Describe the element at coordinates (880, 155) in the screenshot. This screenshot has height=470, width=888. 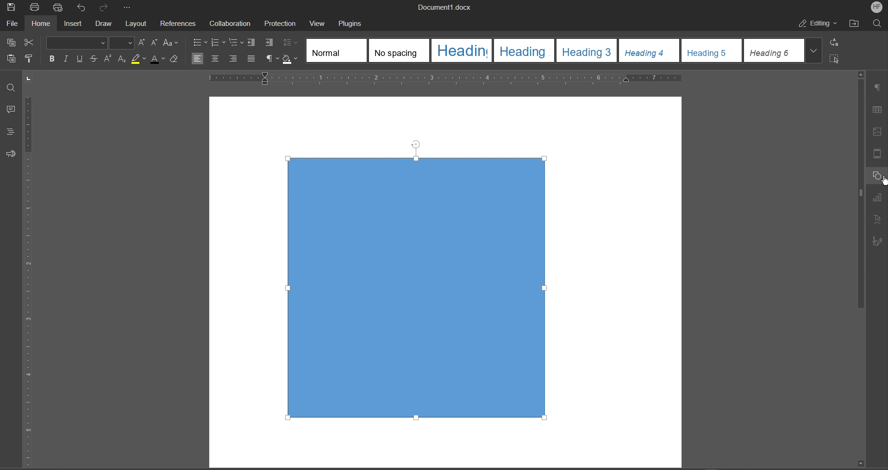
I see `Header/Footer` at that location.